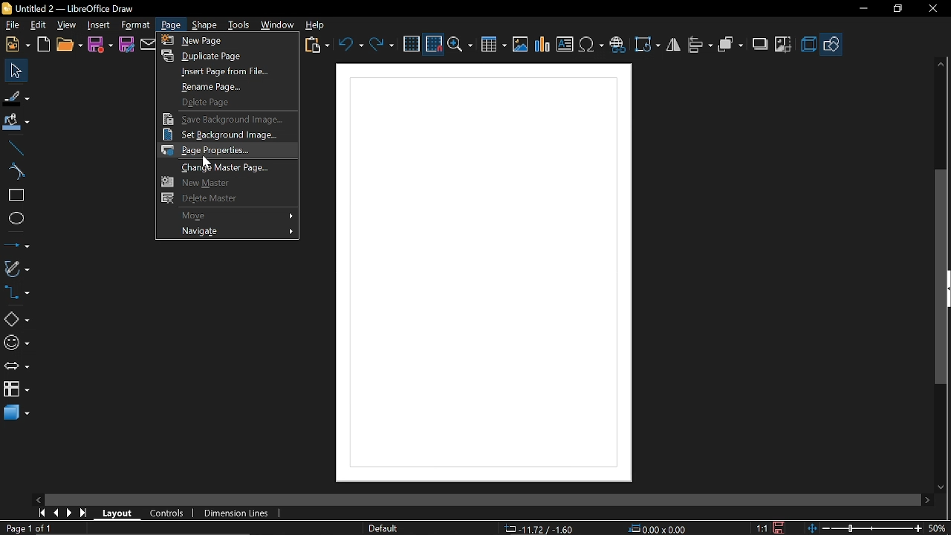 The width and height of the screenshot is (951, 535). I want to click on Set background image, so click(224, 134).